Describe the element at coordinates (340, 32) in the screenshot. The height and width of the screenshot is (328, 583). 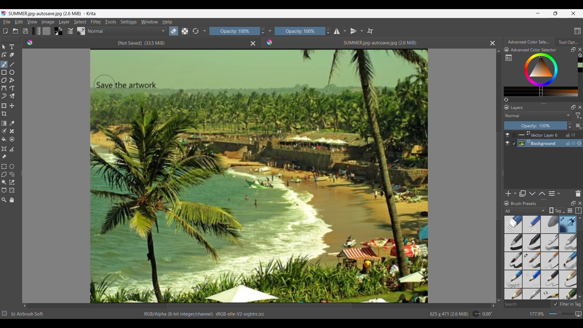
I see `Horizontal mirror tool options` at that location.